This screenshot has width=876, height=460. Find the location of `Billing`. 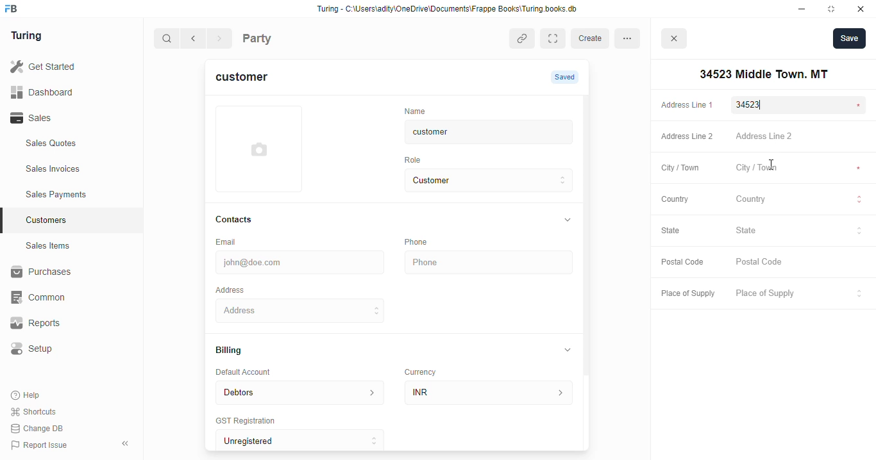

Billing is located at coordinates (235, 351).